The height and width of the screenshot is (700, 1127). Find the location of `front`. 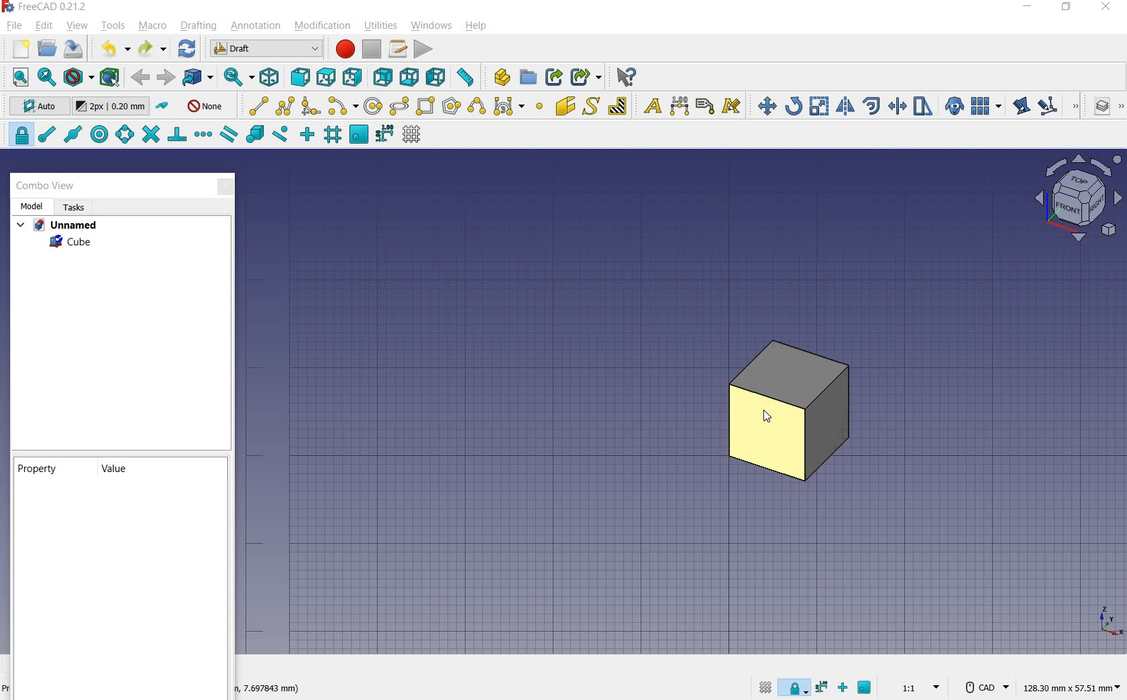

front is located at coordinates (299, 77).